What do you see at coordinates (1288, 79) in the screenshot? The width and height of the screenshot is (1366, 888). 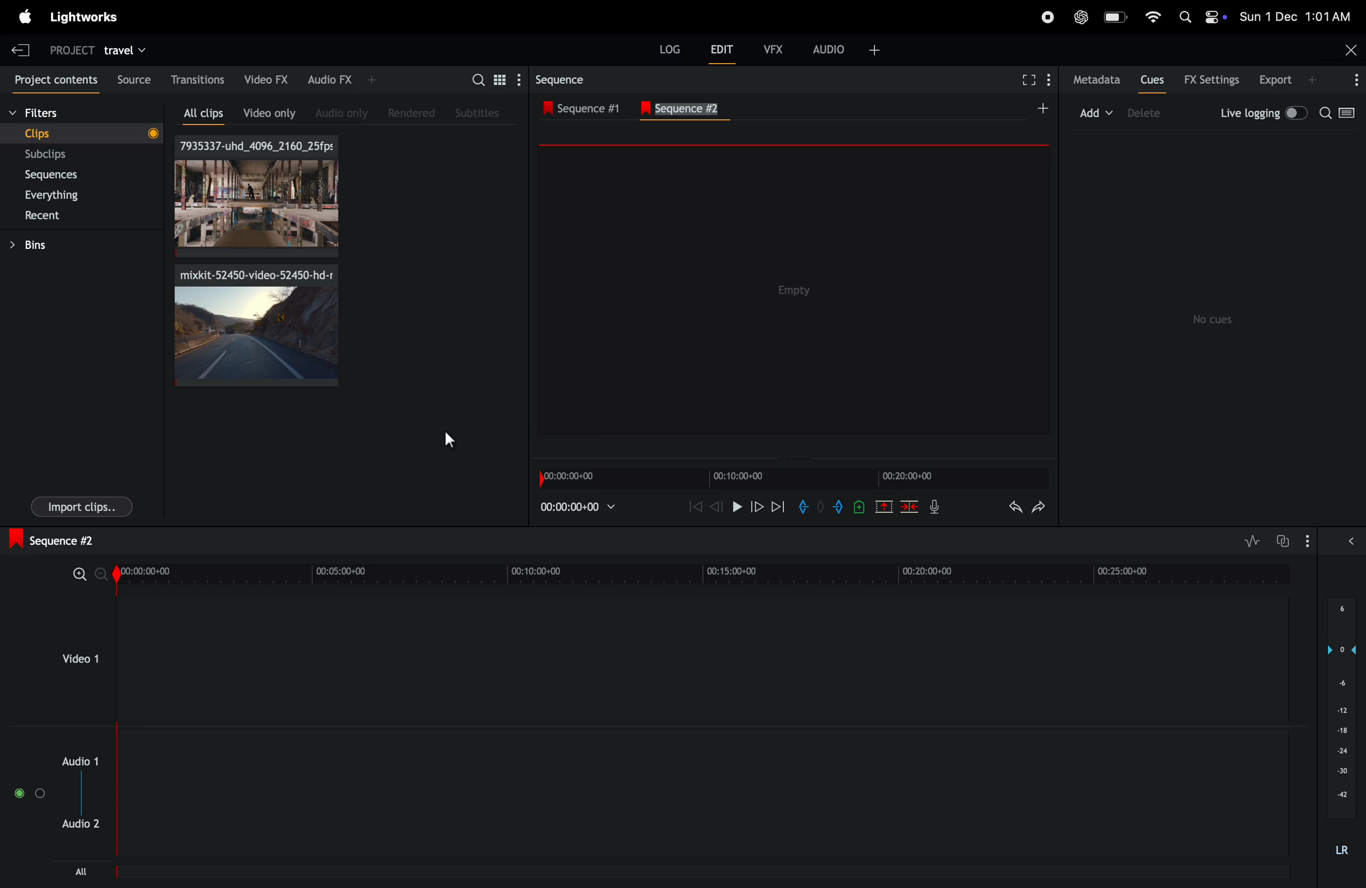 I see `export` at bounding box center [1288, 79].